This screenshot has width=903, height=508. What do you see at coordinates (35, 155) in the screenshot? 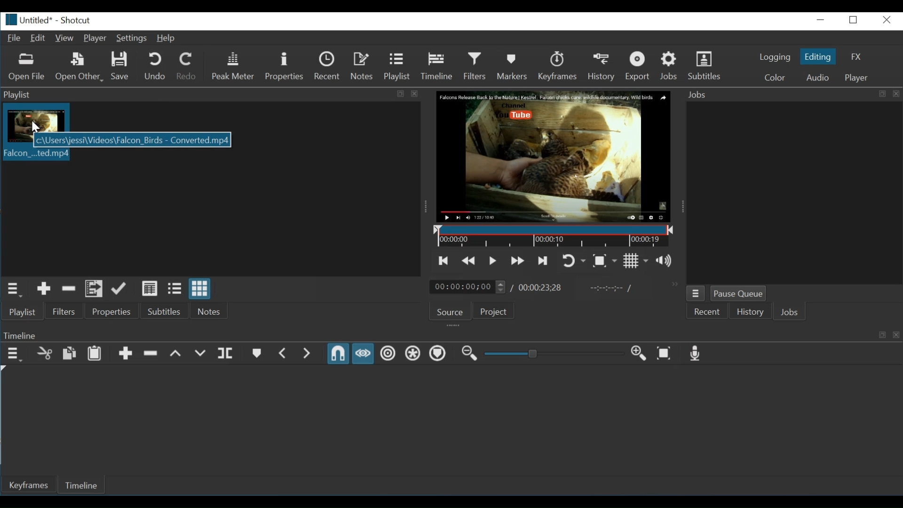
I see `clip thumbnail` at bounding box center [35, 155].